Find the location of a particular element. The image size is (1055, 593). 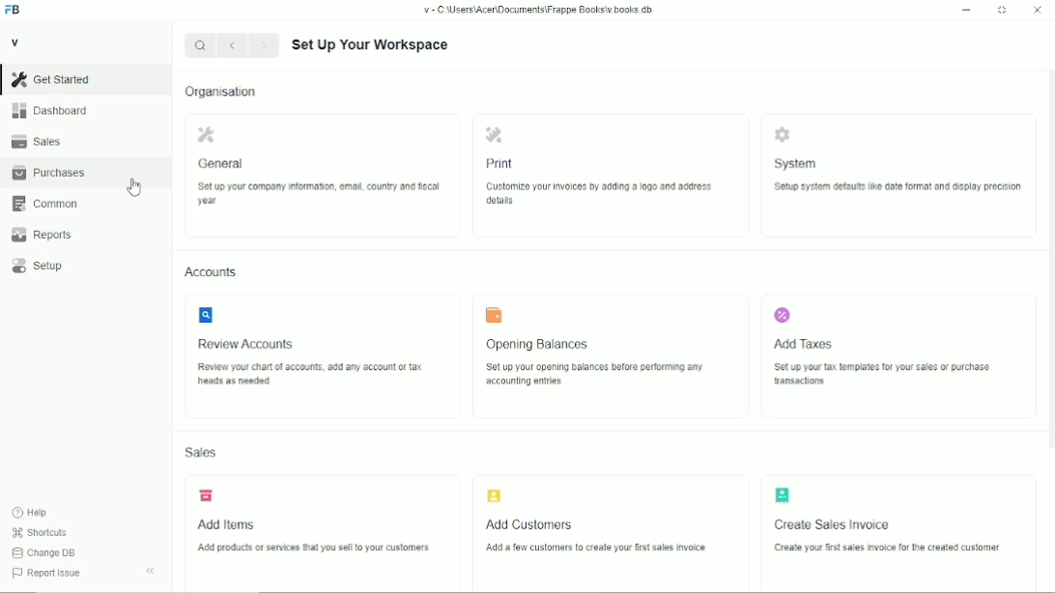

Close is located at coordinates (1038, 9).